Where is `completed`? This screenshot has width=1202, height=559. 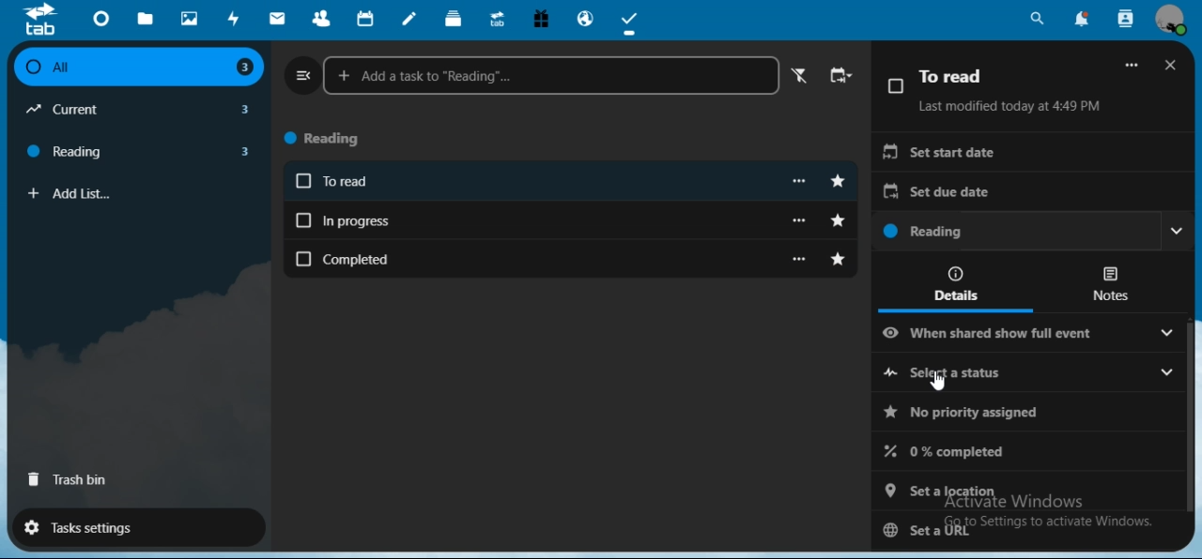 completed is located at coordinates (550, 258).